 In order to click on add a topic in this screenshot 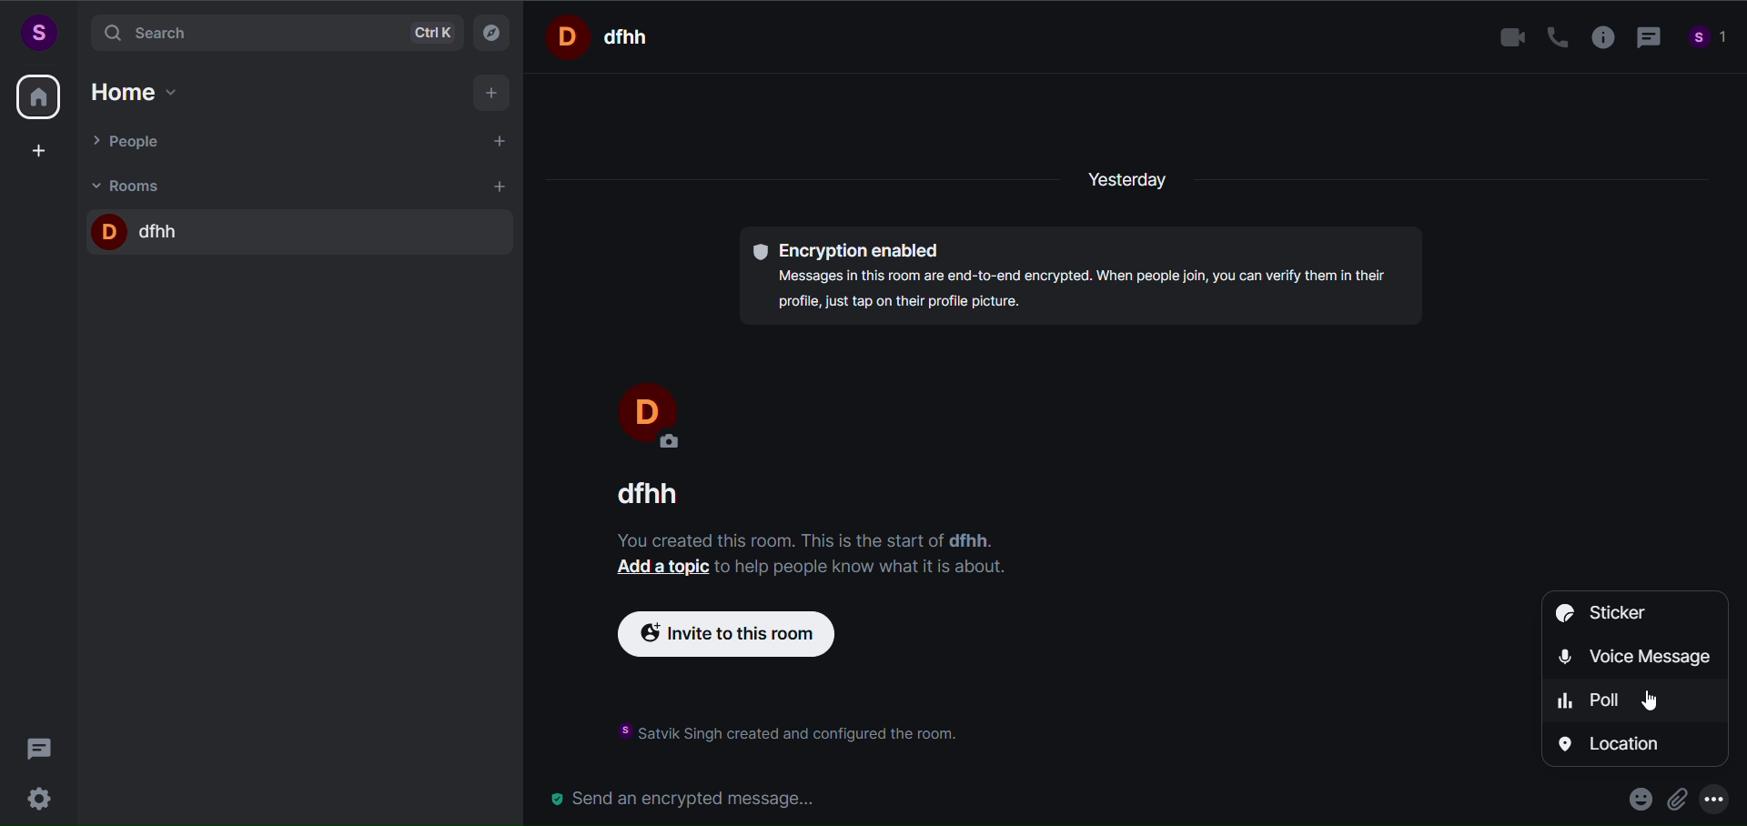, I will do `click(660, 572)`.